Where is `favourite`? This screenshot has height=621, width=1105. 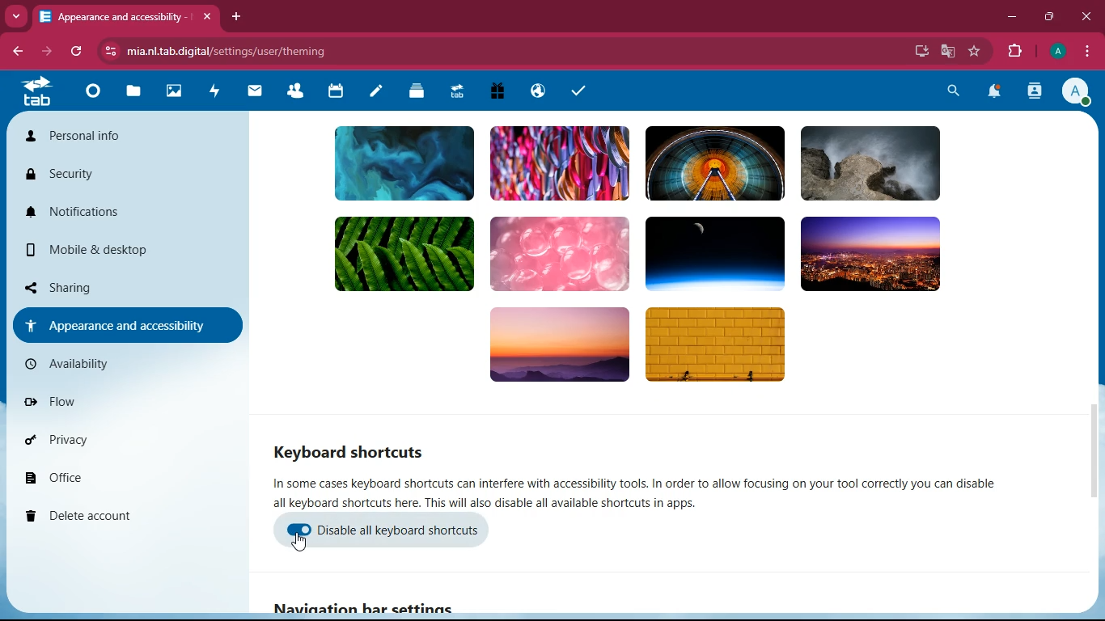 favourite is located at coordinates (975, 52).